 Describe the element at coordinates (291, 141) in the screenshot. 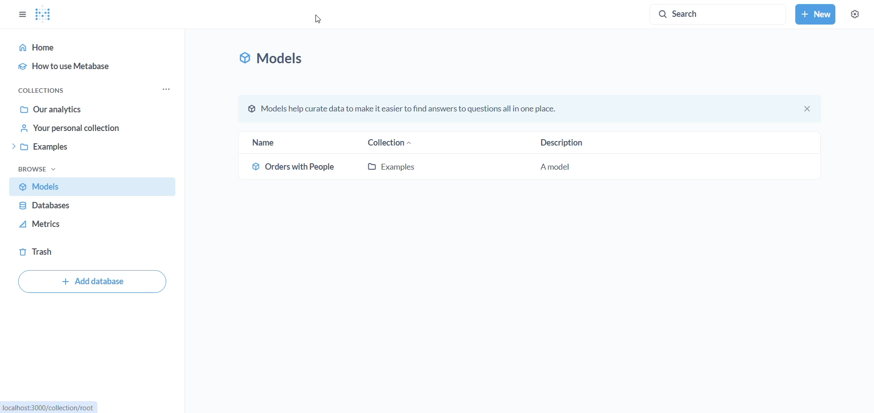

I see `name` at that location.